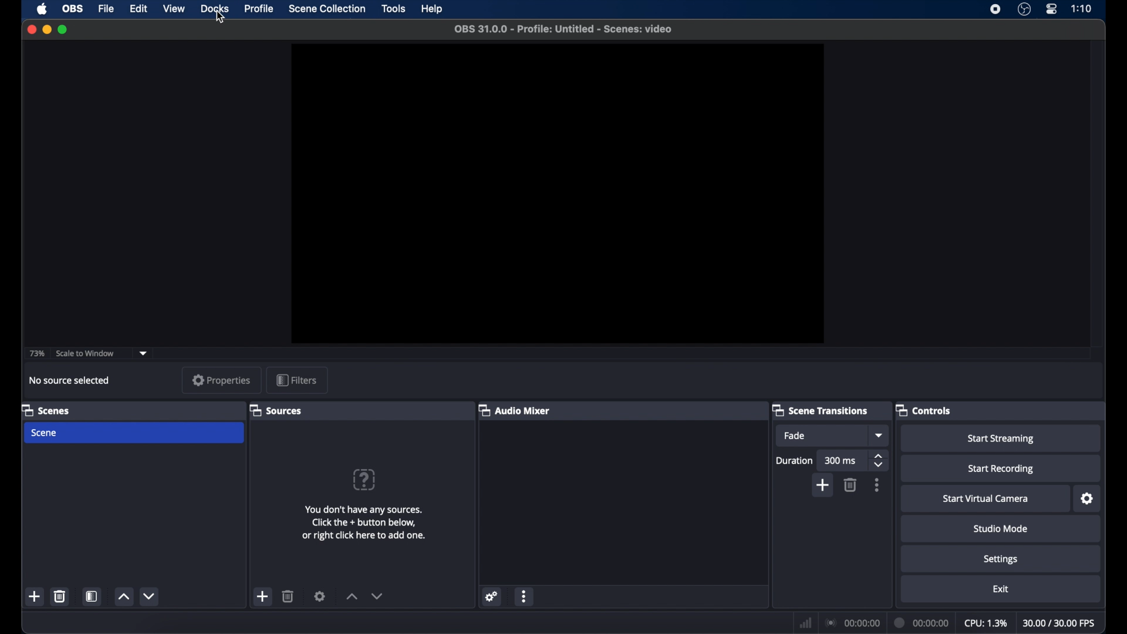 The width and height of the screenshot is (1127, 634). I want to click on docks, so click(214, 8).